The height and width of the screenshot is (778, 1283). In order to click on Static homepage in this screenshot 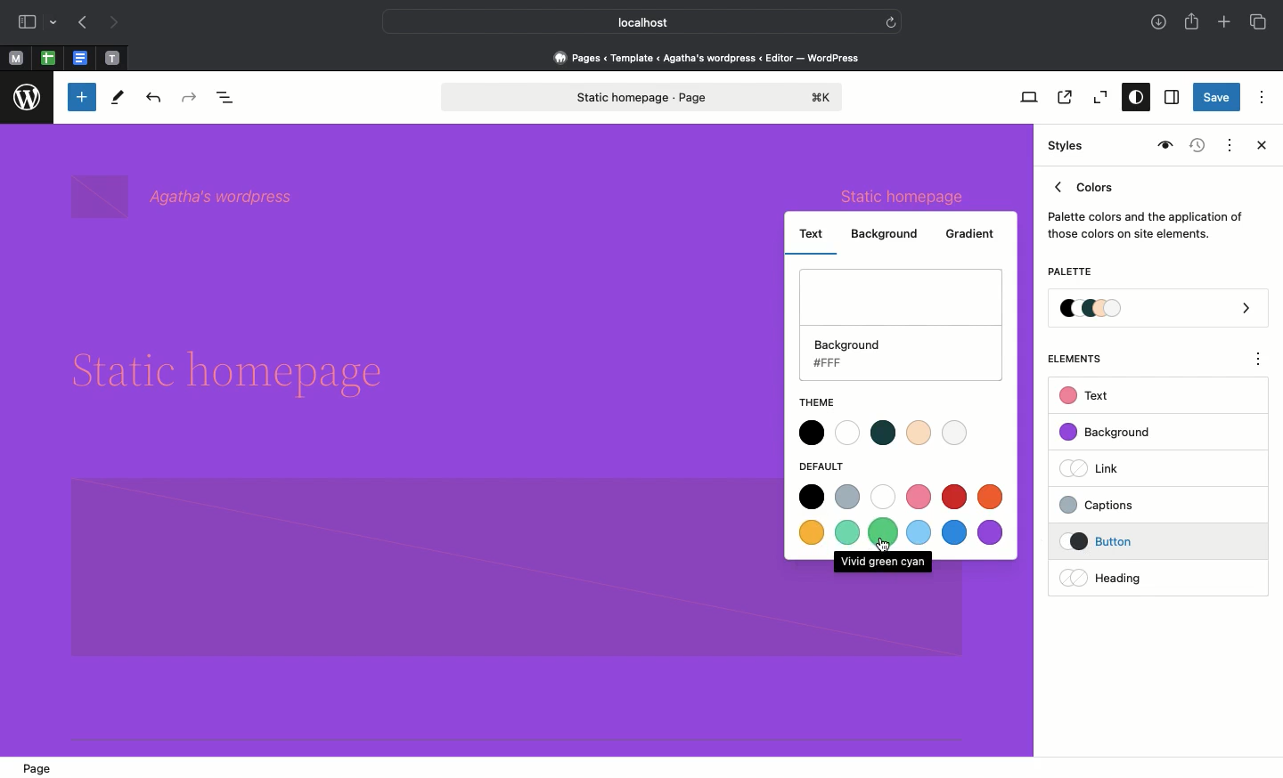, I will do `click(644, 97)`.